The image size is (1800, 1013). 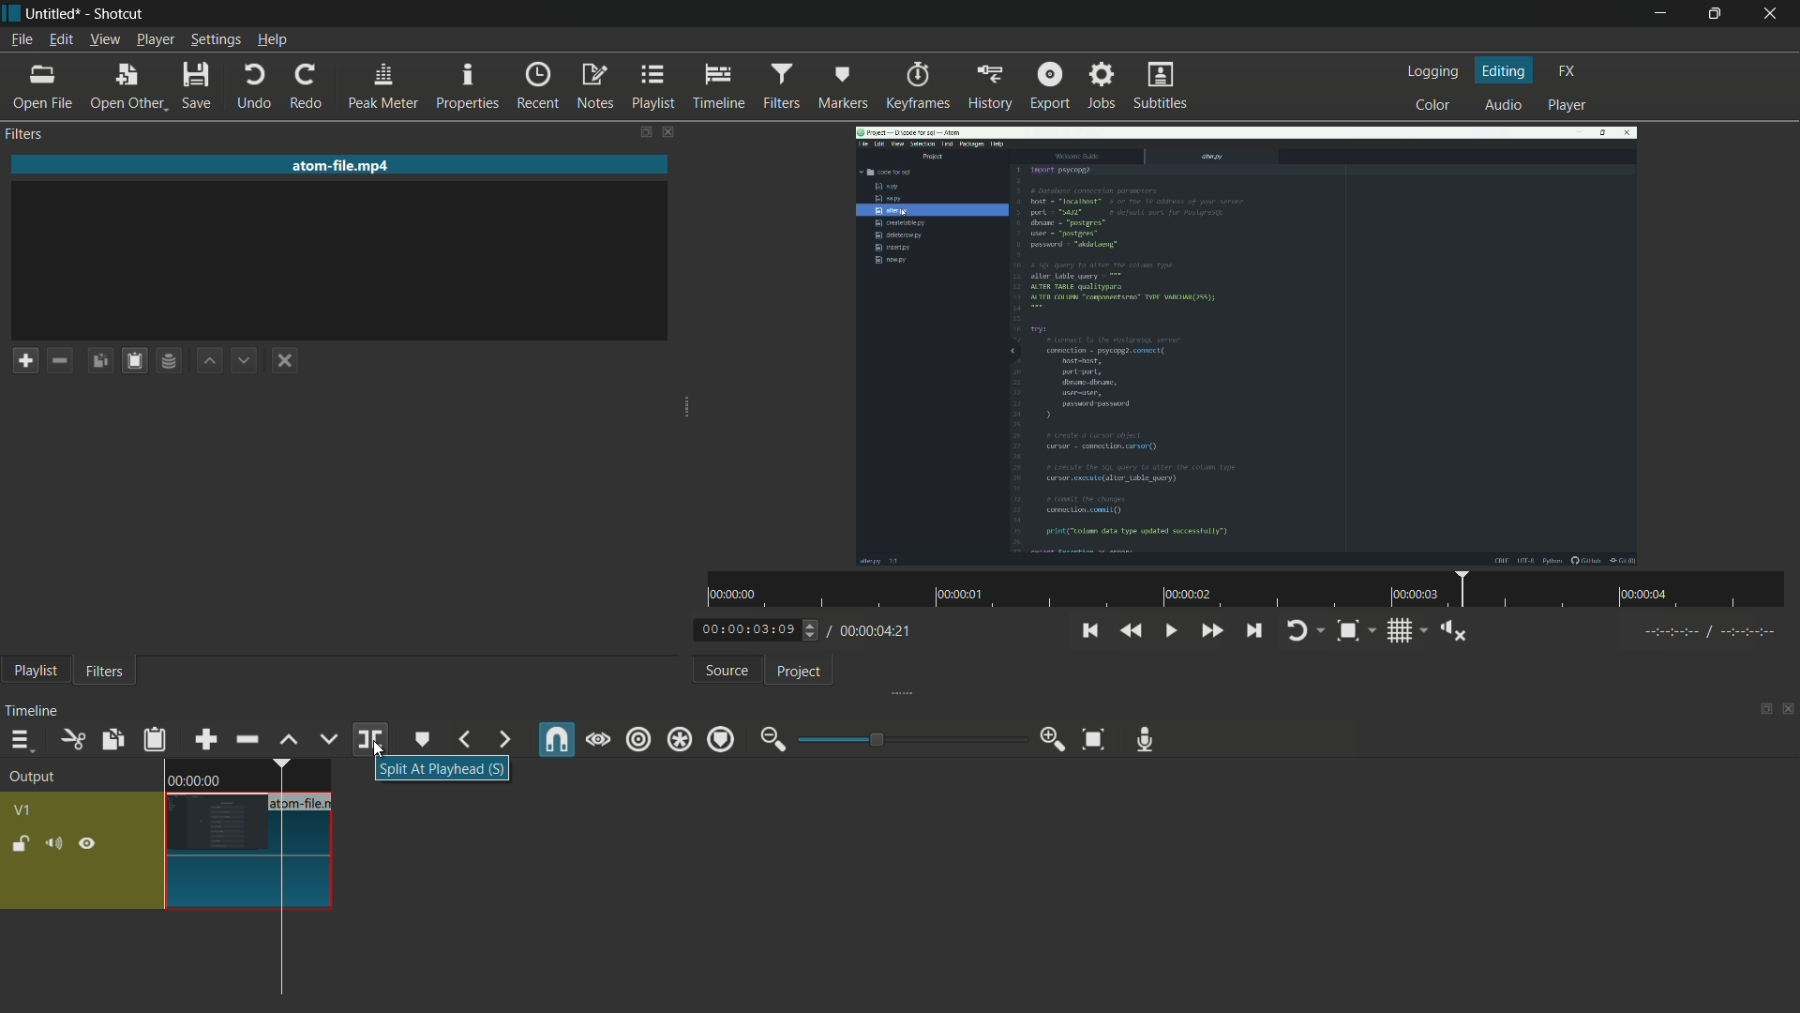 I want to click on skip to the previous point, so click(x=1095, y=631).